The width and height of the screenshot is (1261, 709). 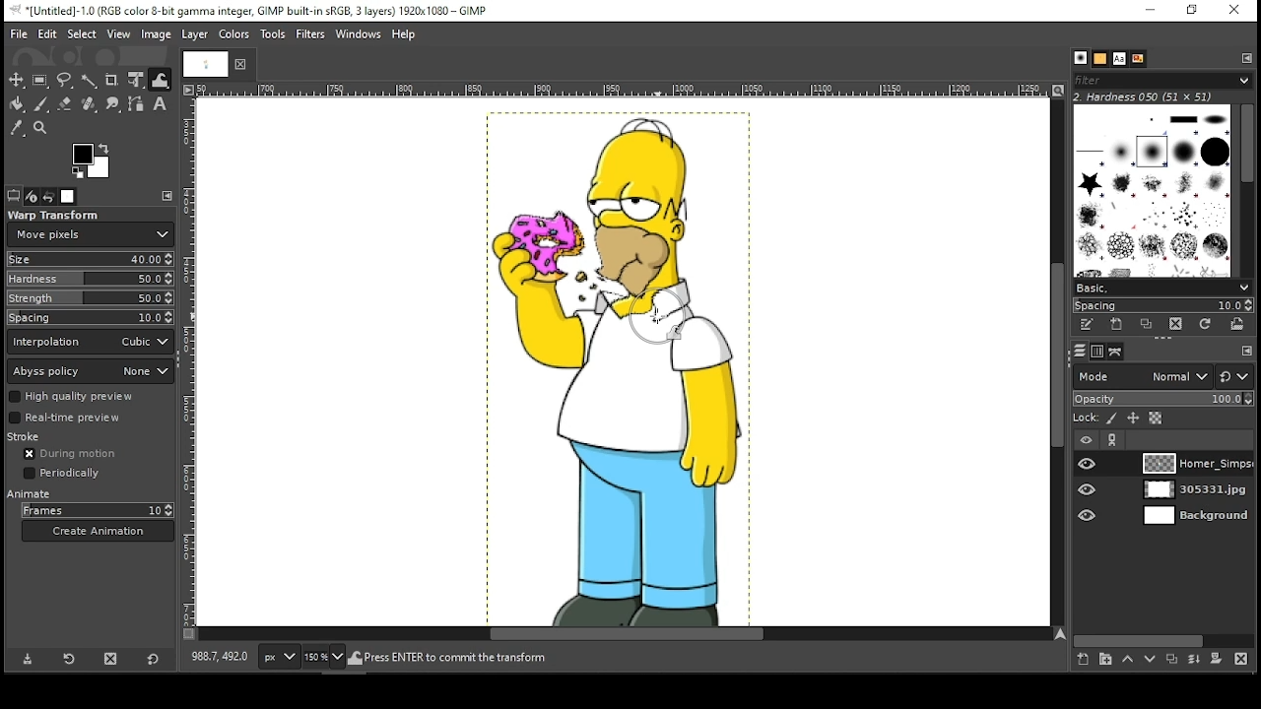 What do you see at coordinates (90, 279) in the screenshot?
I see `hardness` at bounding box center [90, 279].